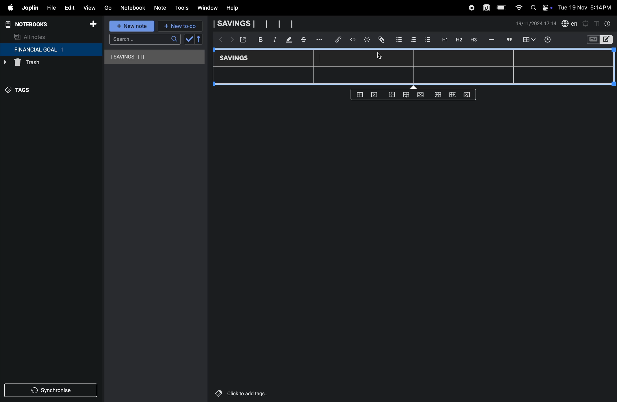 The width and height of the screenshot is (617, 402). I want to click on record, so click(471, 8).